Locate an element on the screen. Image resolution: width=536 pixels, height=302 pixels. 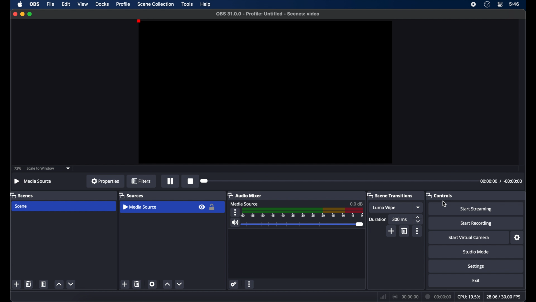
start virtual camera is located at coordinates (469, 238).